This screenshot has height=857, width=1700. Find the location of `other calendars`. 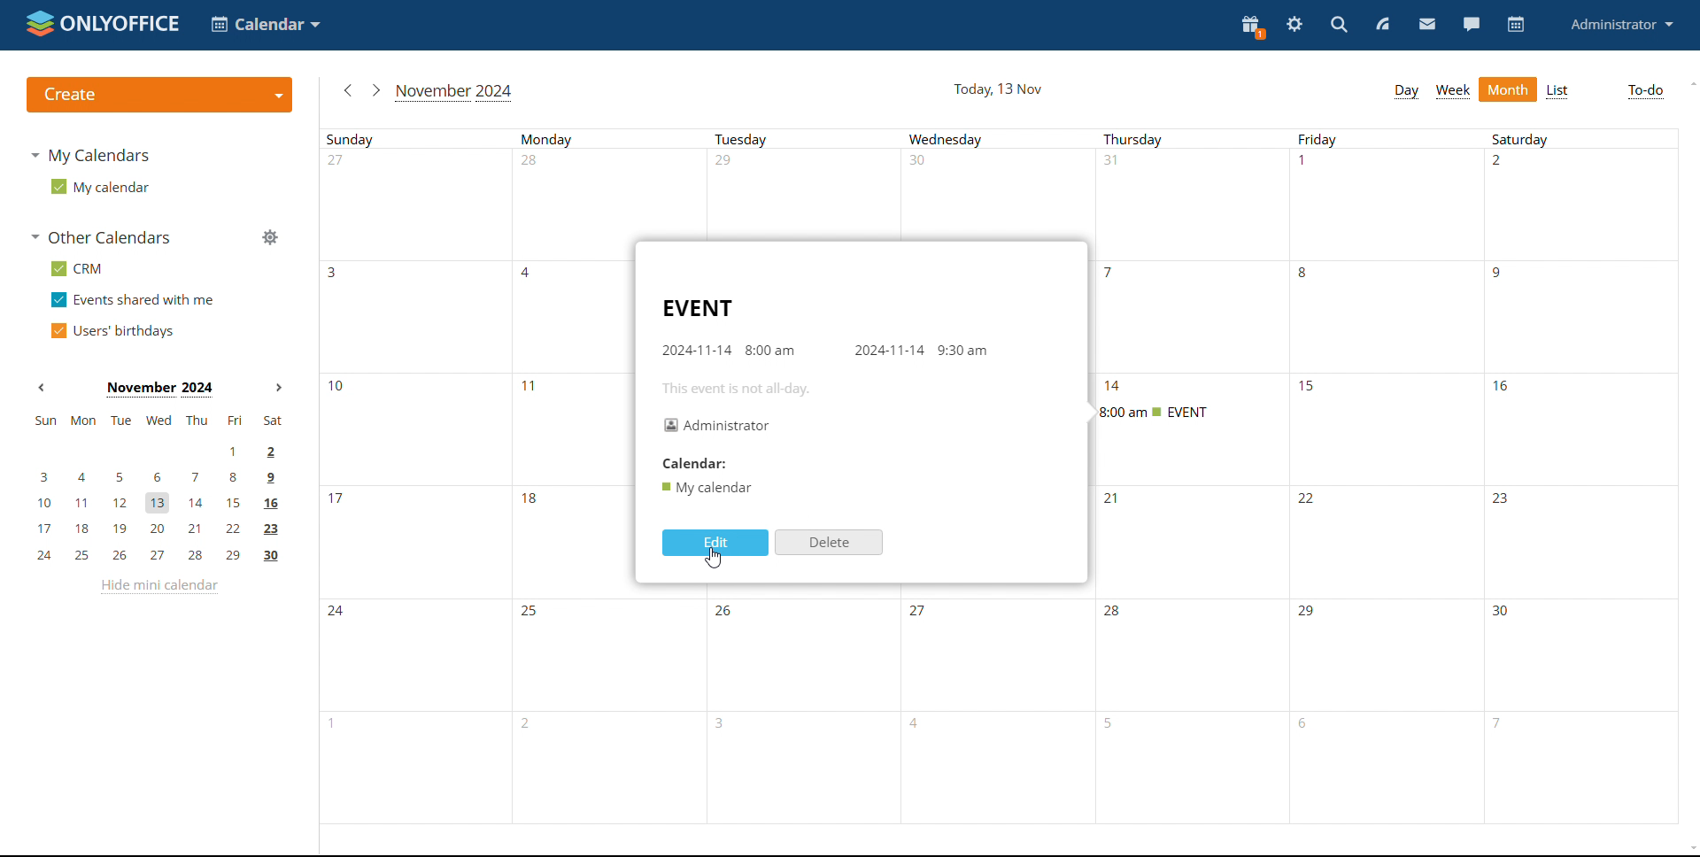

other calendars is located at coordinates (103, 237).